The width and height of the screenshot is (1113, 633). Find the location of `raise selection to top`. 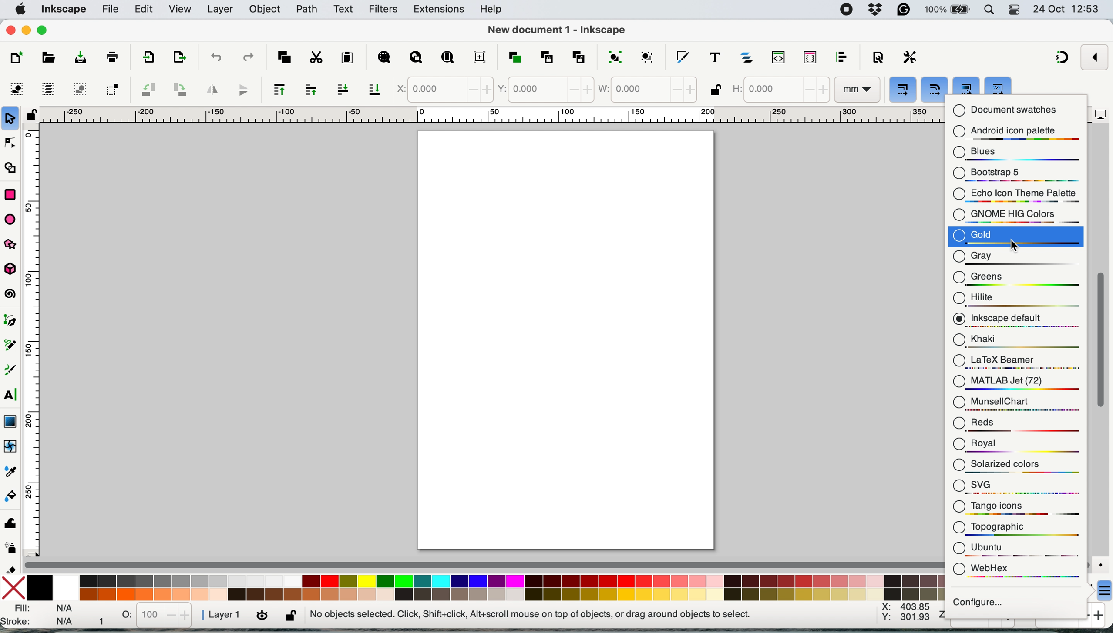

raise selection to top is located at coordinates (278, 90).